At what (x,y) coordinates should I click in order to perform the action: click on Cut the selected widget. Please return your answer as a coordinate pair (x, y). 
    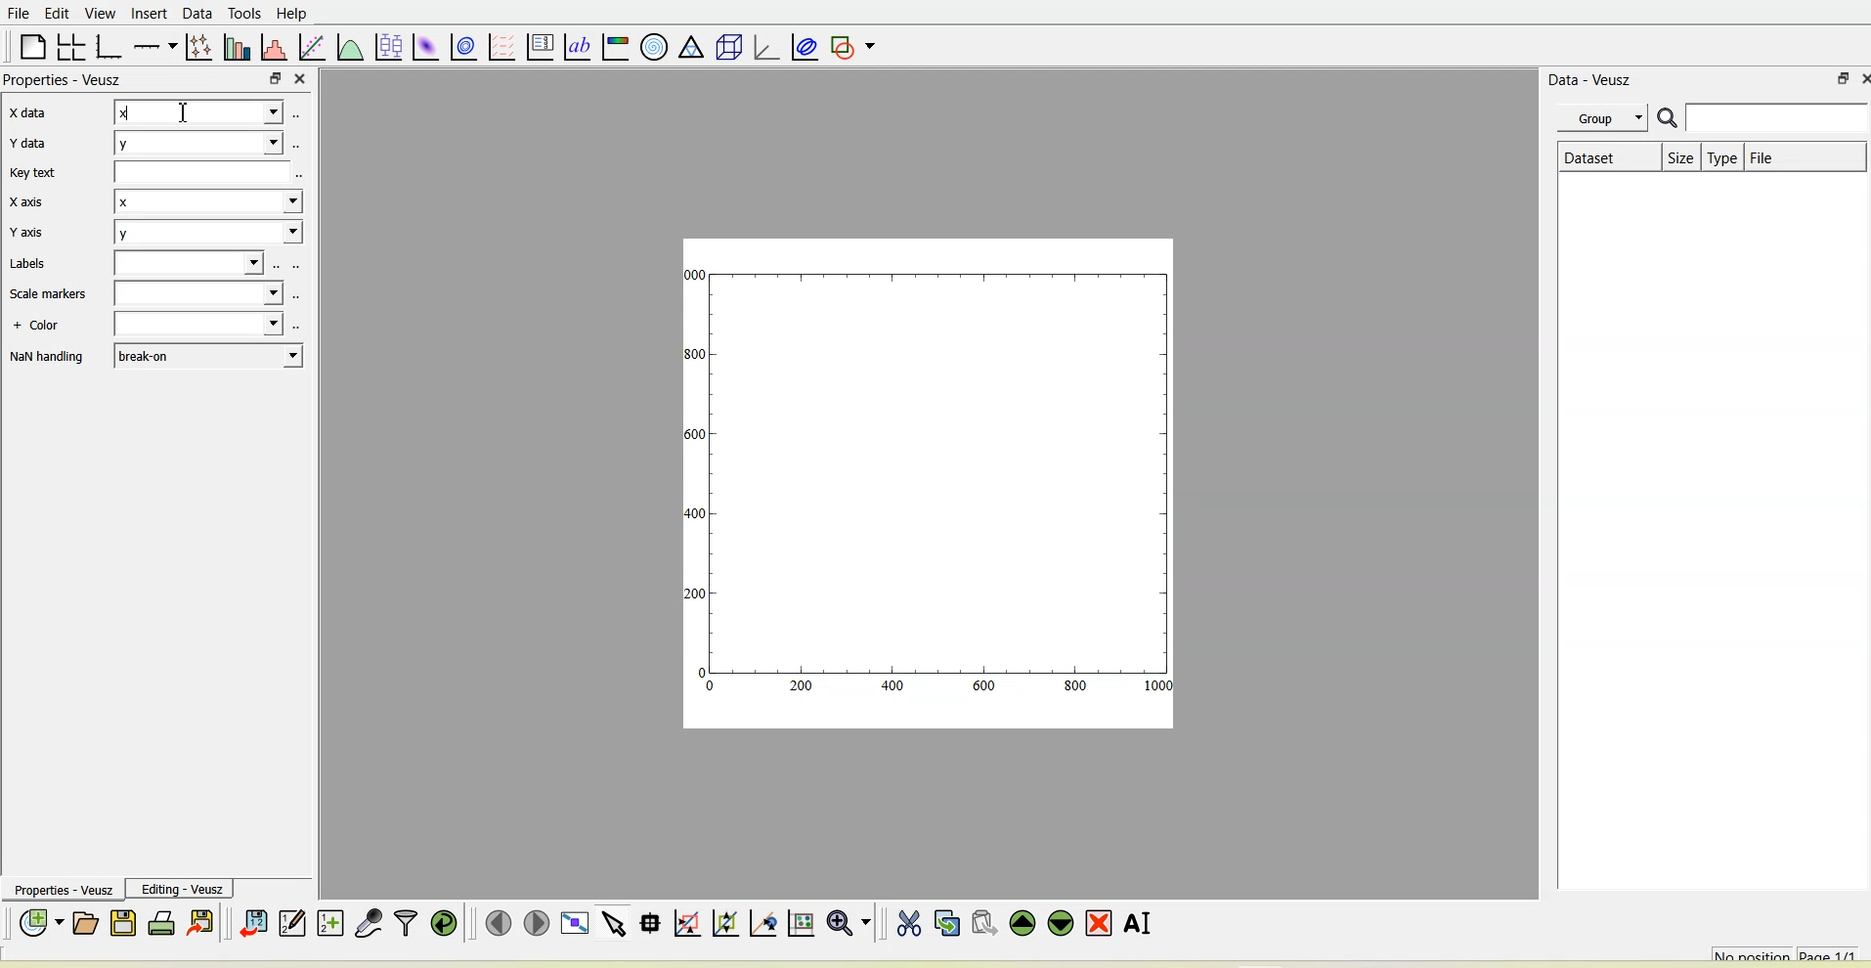
    Looking at the image, I should click on (908, 923).